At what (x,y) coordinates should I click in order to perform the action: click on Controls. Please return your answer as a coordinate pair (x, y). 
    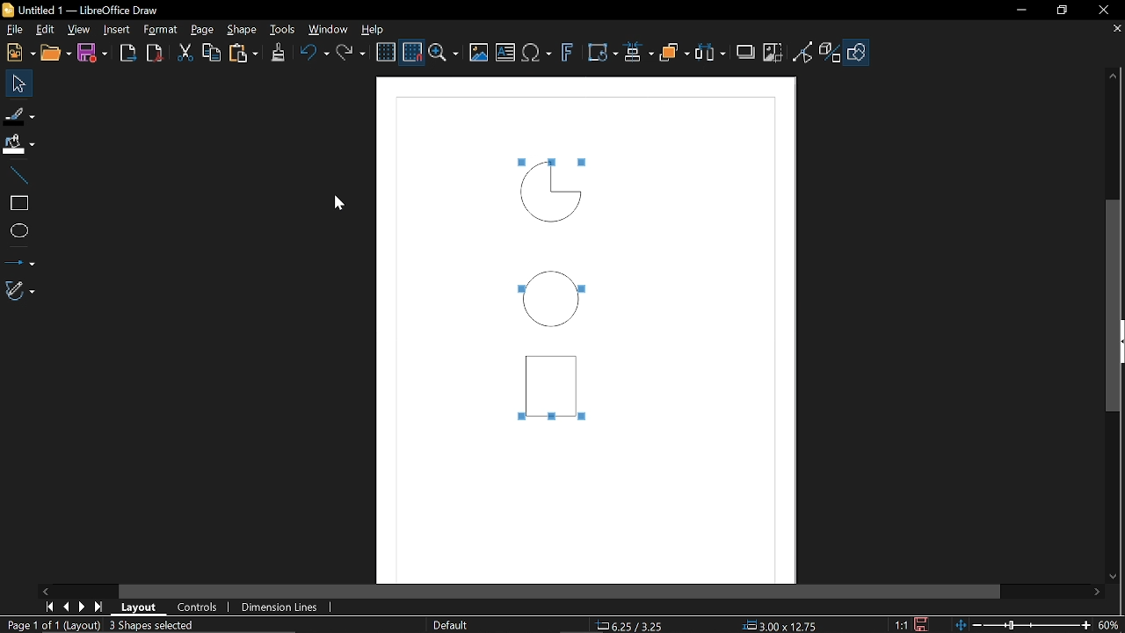
    Looking at the image, I should click on (198, 607).